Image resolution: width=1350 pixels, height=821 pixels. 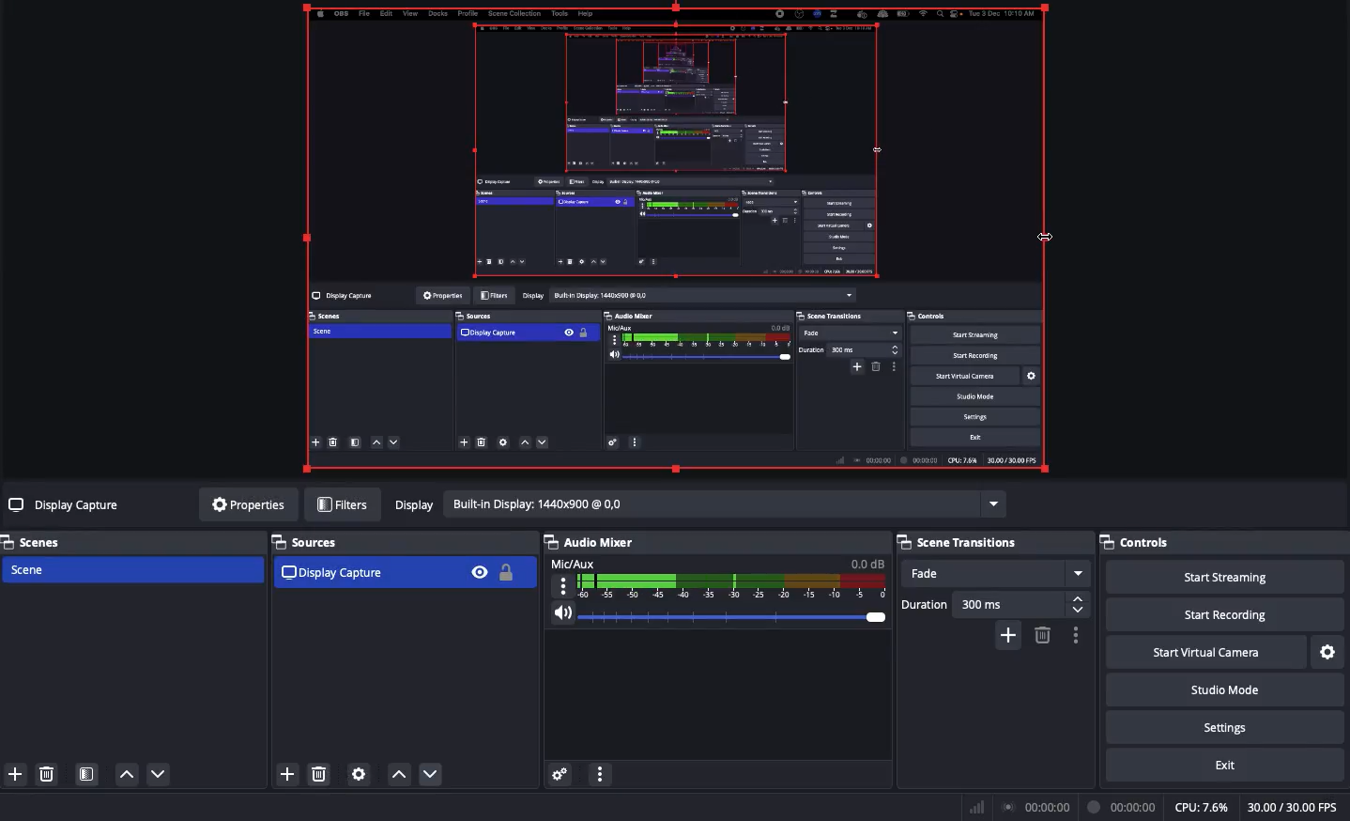 What do you see at coordinates (344, 505) in the screenshot?
I see `Filters` at bounding box center [344, 505].